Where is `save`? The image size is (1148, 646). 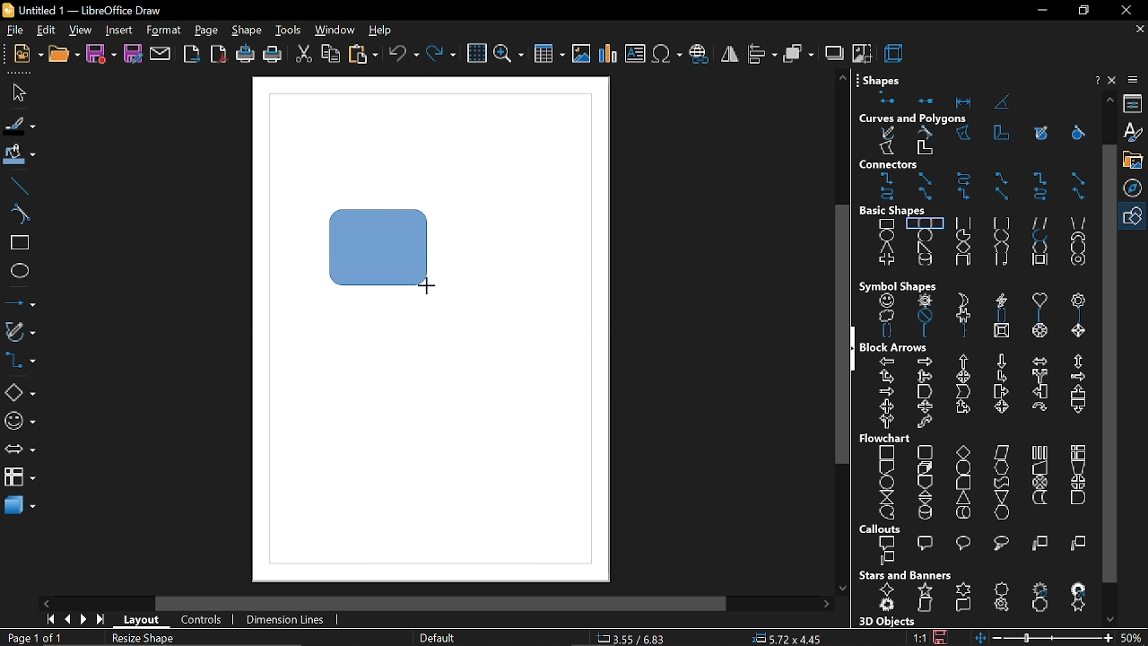
save is located at coordinates (100, 55).